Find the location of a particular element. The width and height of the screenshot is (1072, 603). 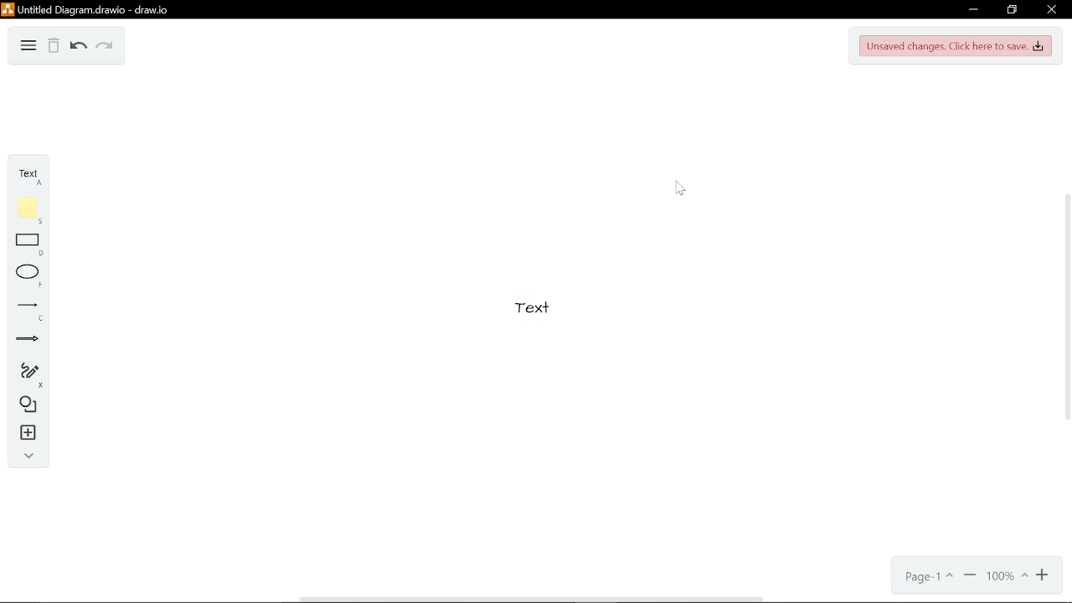

Note is located at coordinates (23, 210).